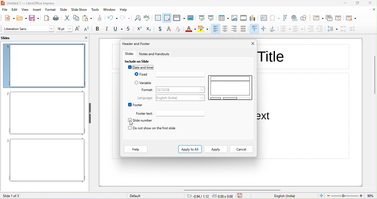  What do you see at coordinates (35, 3) in the screenshot?
I see `title` at bounding box center [35, 3].